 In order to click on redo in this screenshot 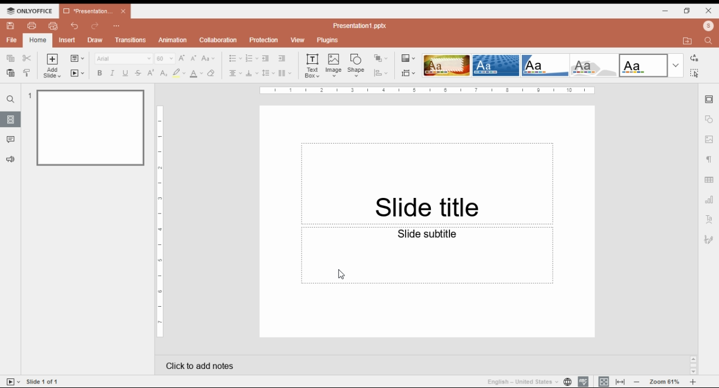, I will do `click(95, 26)`.